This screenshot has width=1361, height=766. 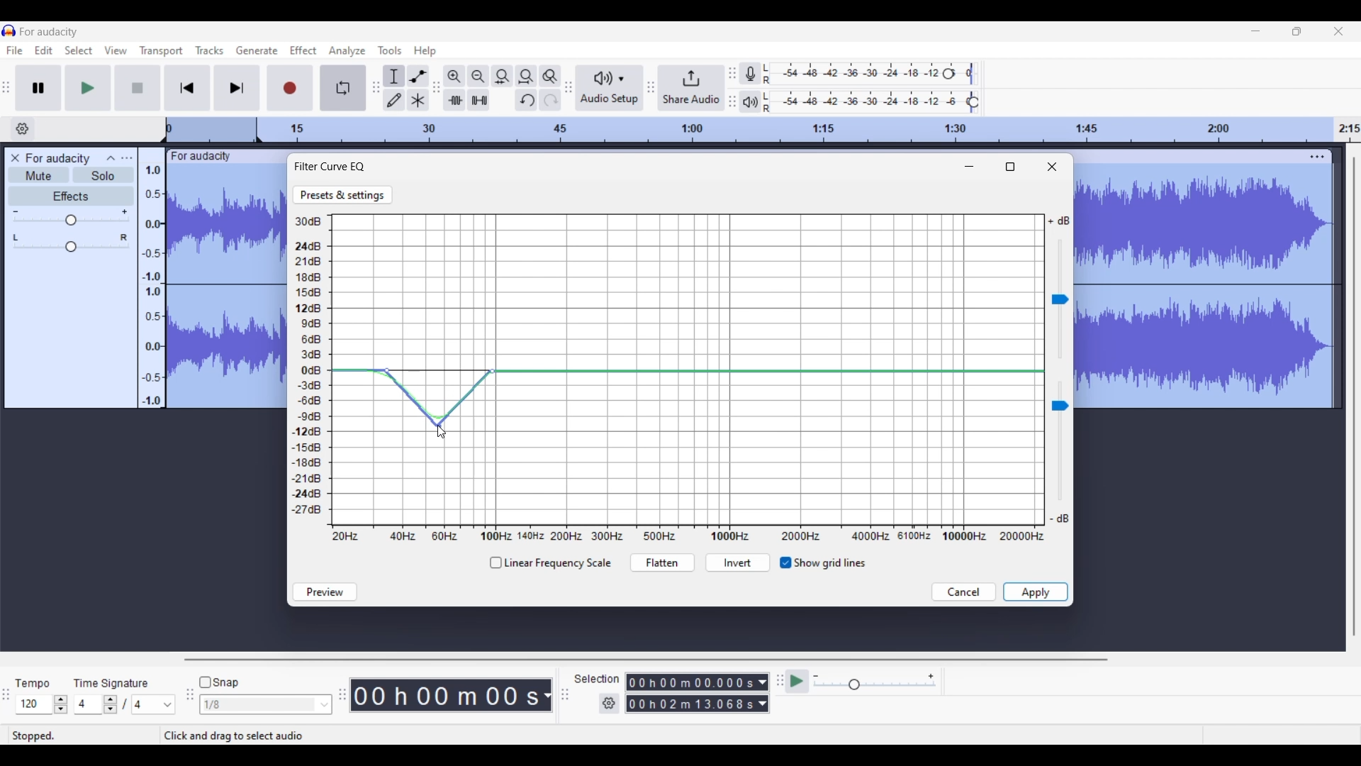 What do you see at coordinates (325, 705) in the screenshot?
I see `Snap option` at bounding box center [325, 705].